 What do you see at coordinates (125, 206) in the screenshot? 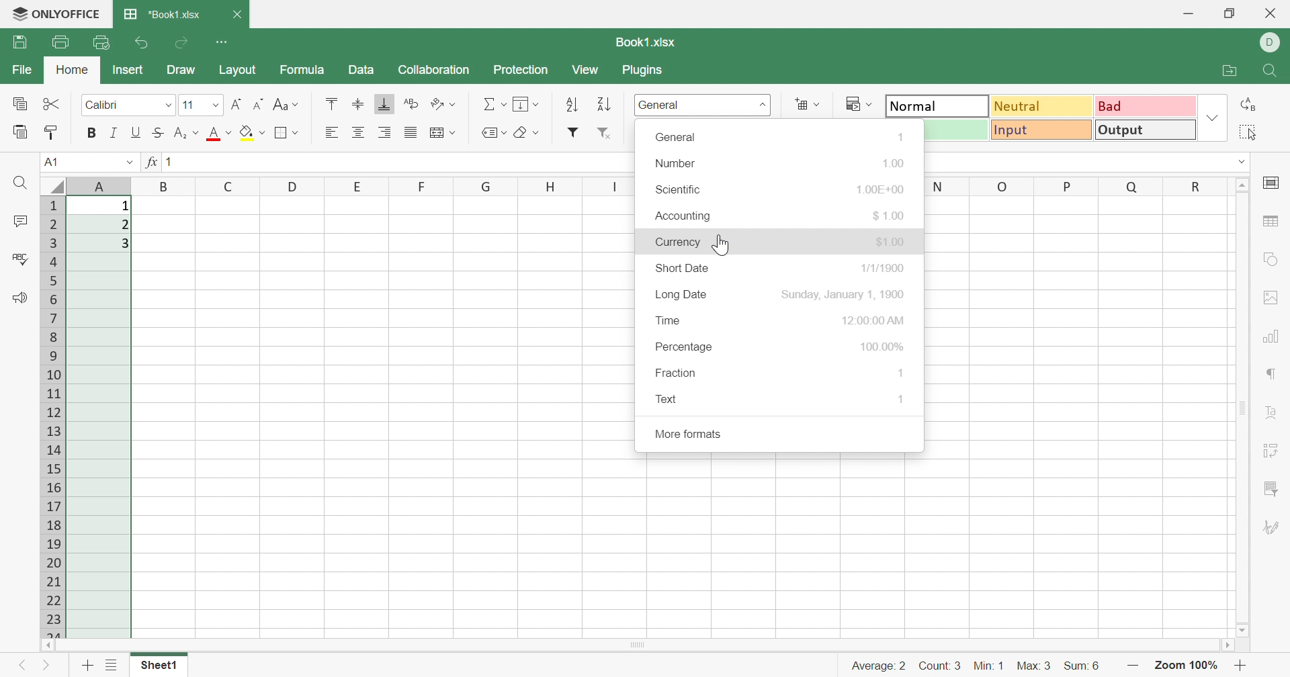
I see `1` at bounding box center [125, 206].